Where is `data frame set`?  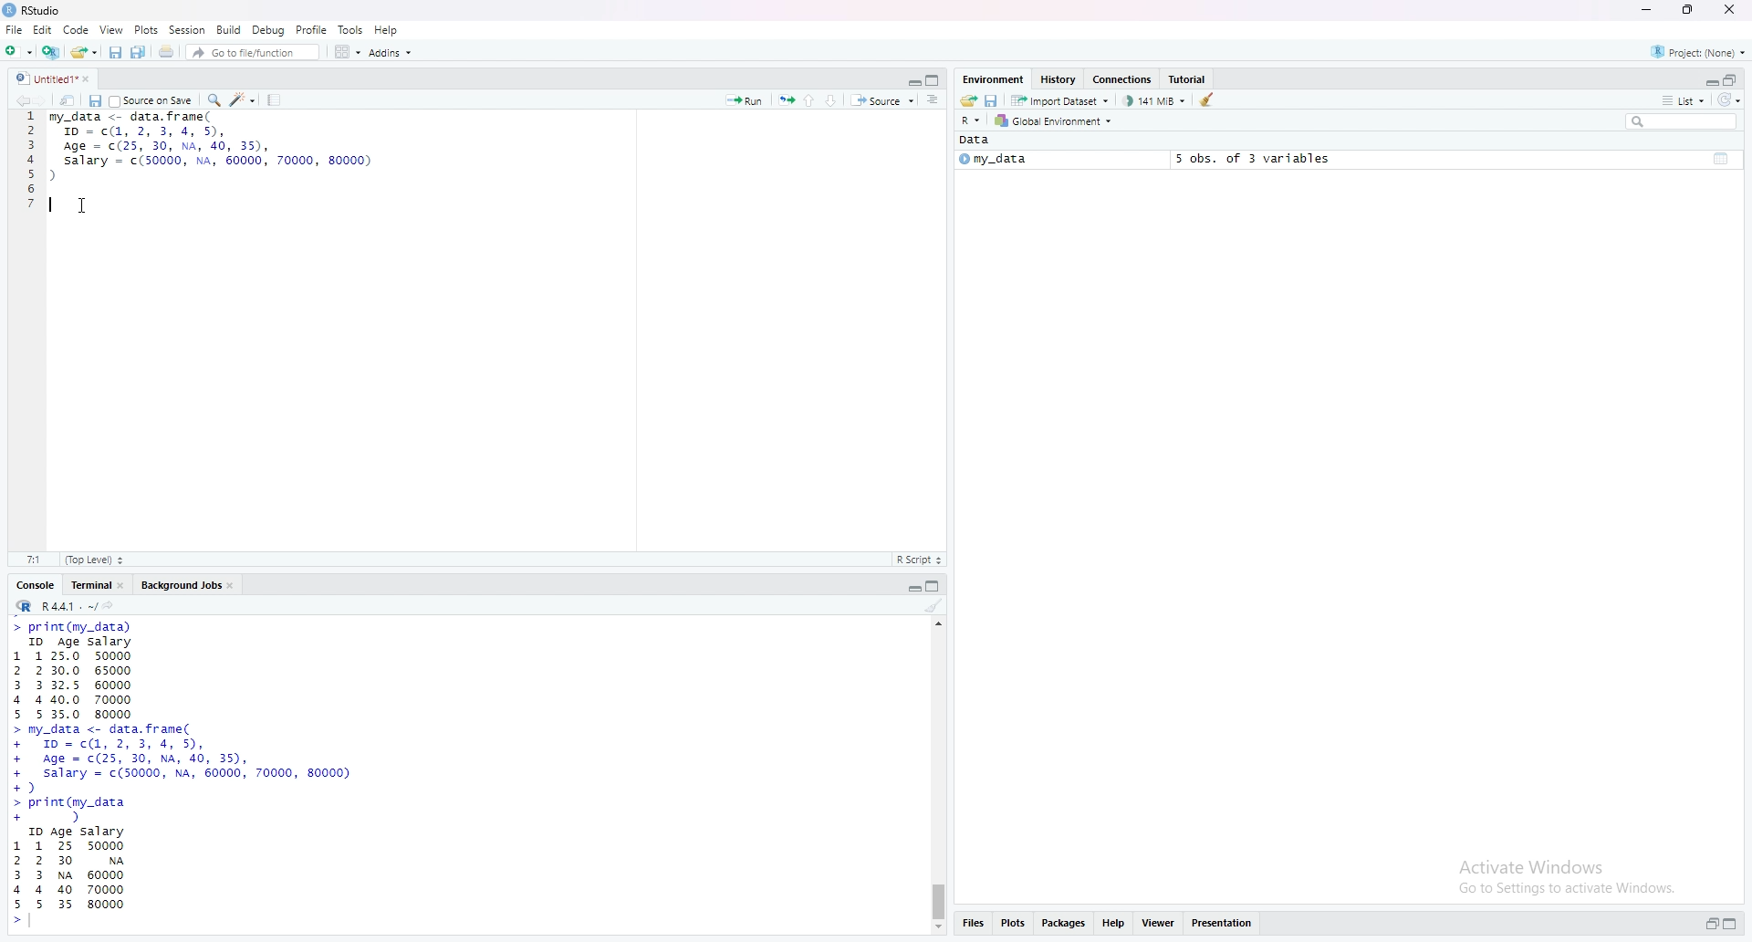 data frame set is located at coordinates (187, 774).